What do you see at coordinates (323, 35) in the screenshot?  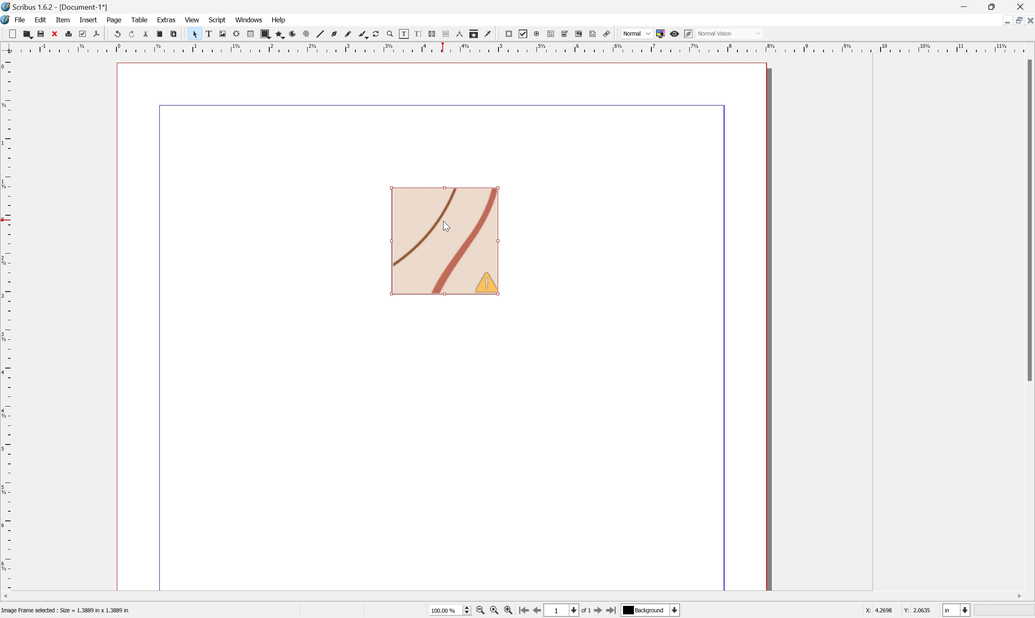 I see `Line` at bounding box center [323, 35].